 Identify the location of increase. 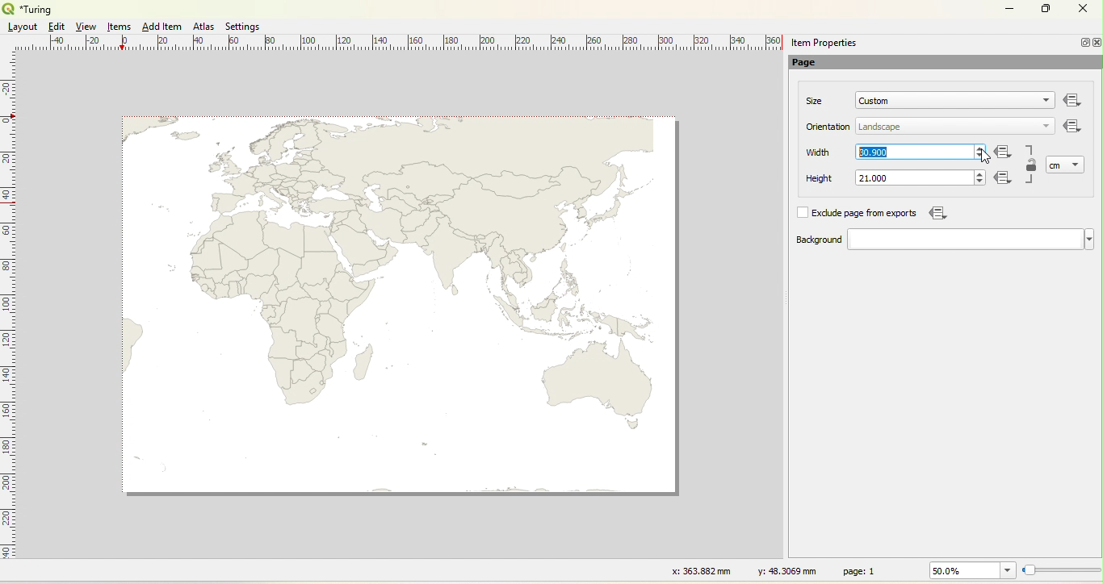
(981, 147).